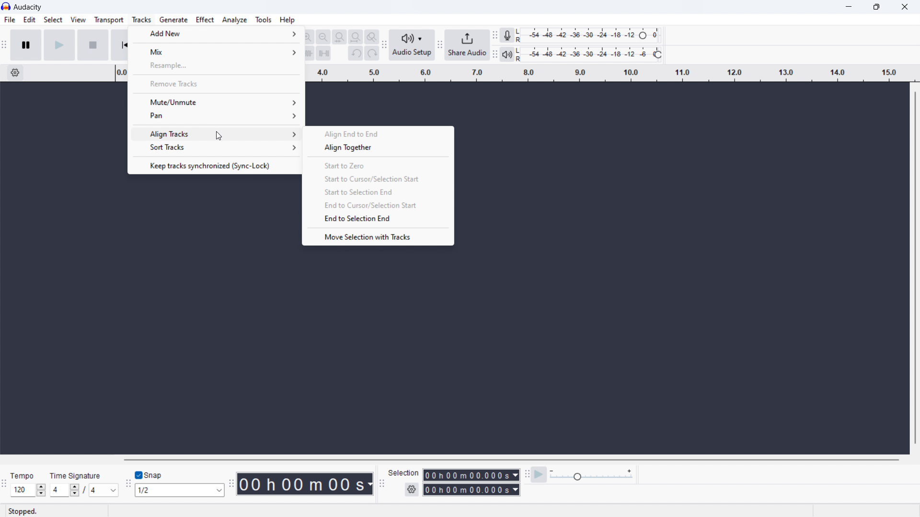 The width and height of the screenshot is (920, 517). Describe the element at coordinates (511, 460) in the screenshot. I see `horizontal scrollbar` at that location.